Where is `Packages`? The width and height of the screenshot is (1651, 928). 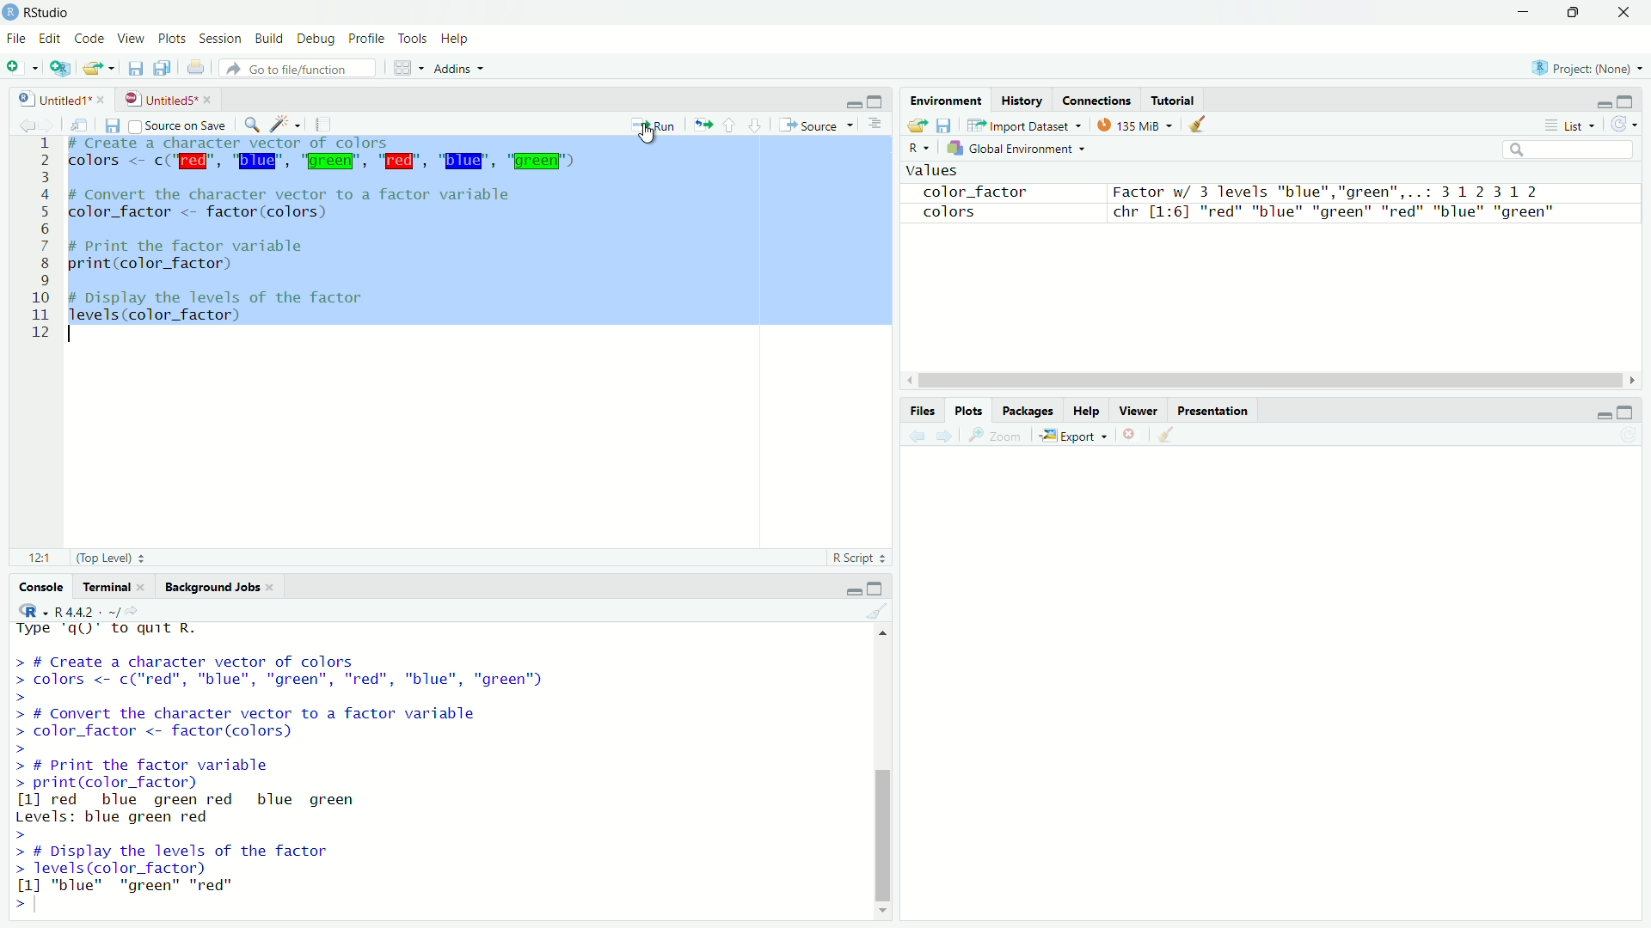
Packages is located at coordinates (1026, 410).